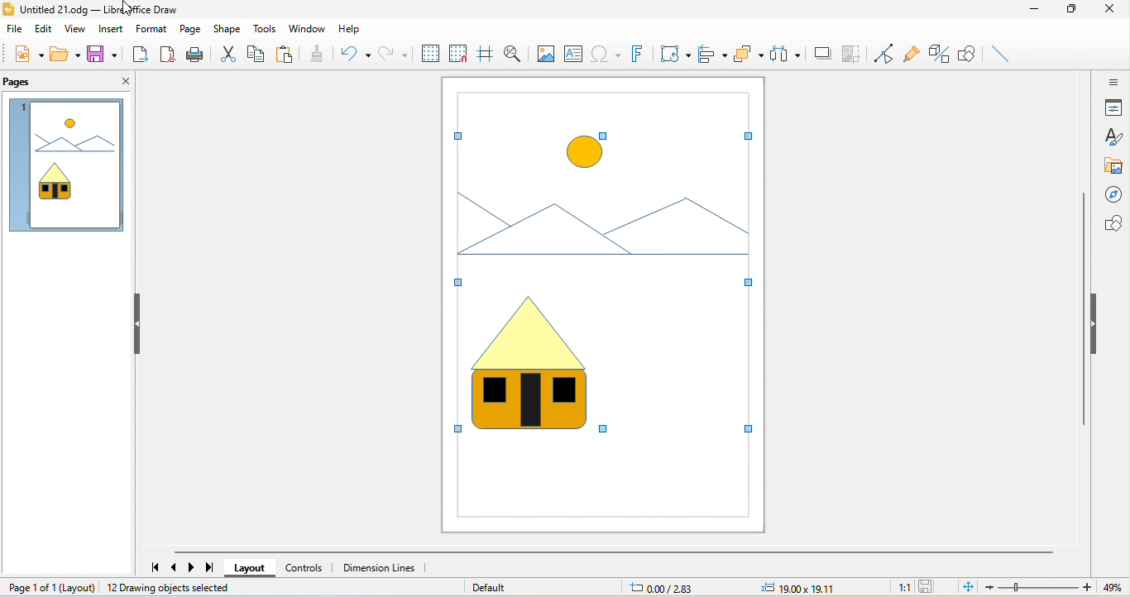  I want to click on display grid, so click(433, 54).